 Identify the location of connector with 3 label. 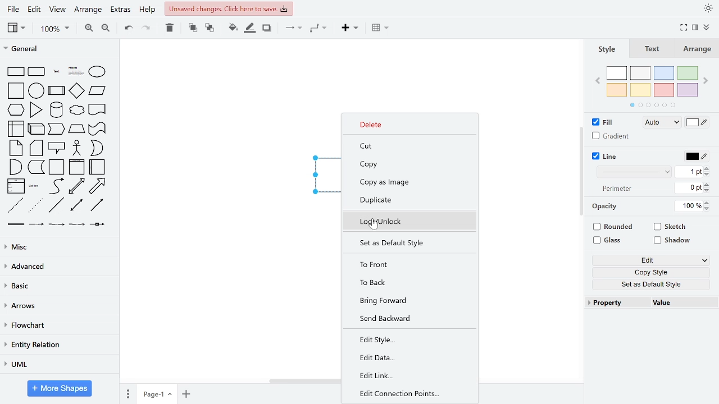
(77, 224).